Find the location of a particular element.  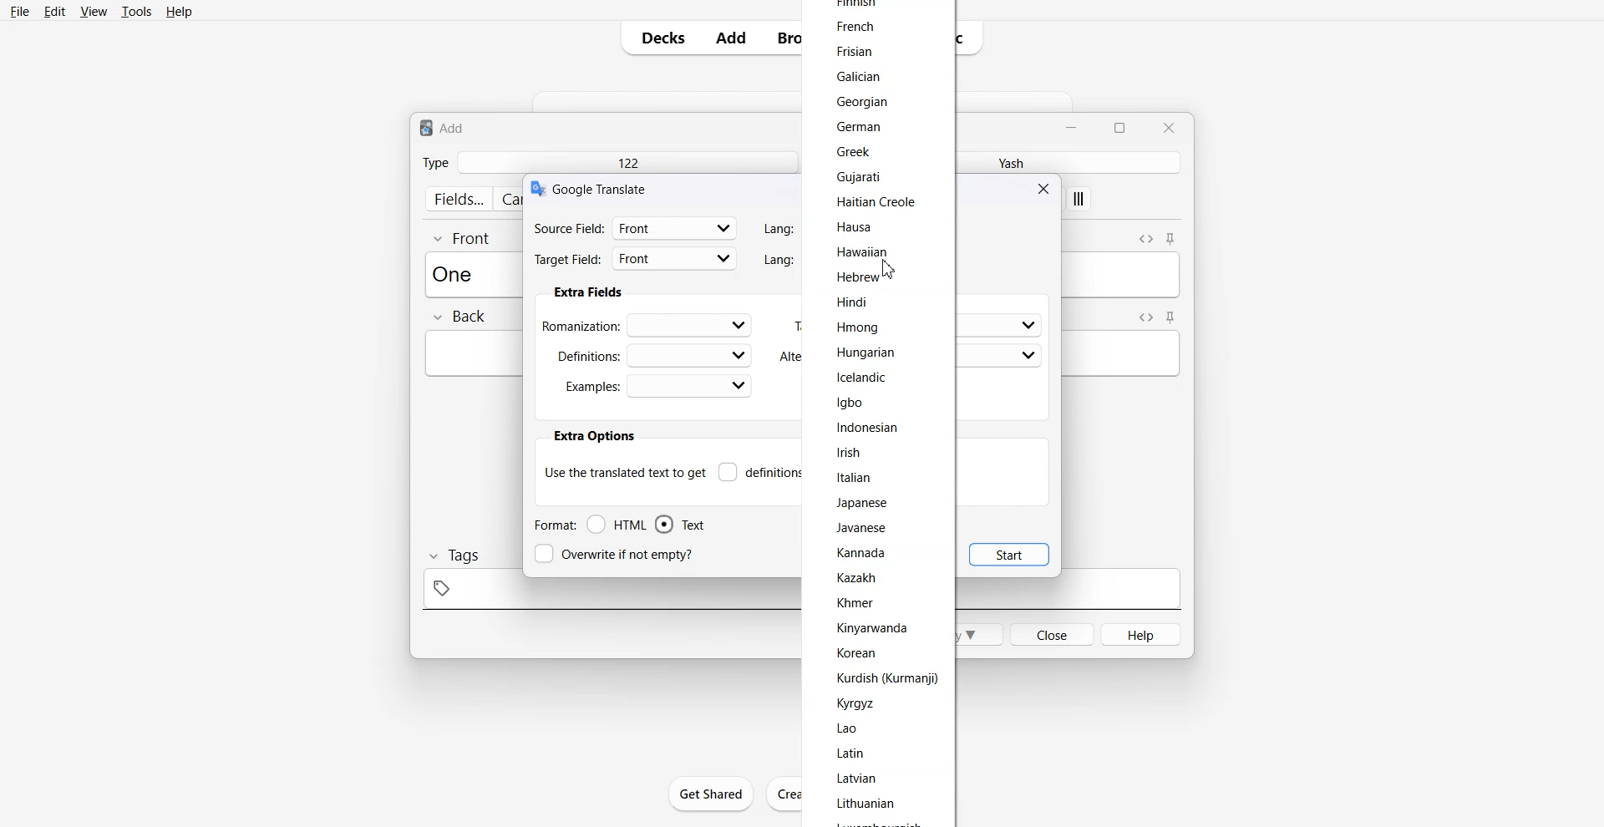

Irish is located at coordinates (849, 451).